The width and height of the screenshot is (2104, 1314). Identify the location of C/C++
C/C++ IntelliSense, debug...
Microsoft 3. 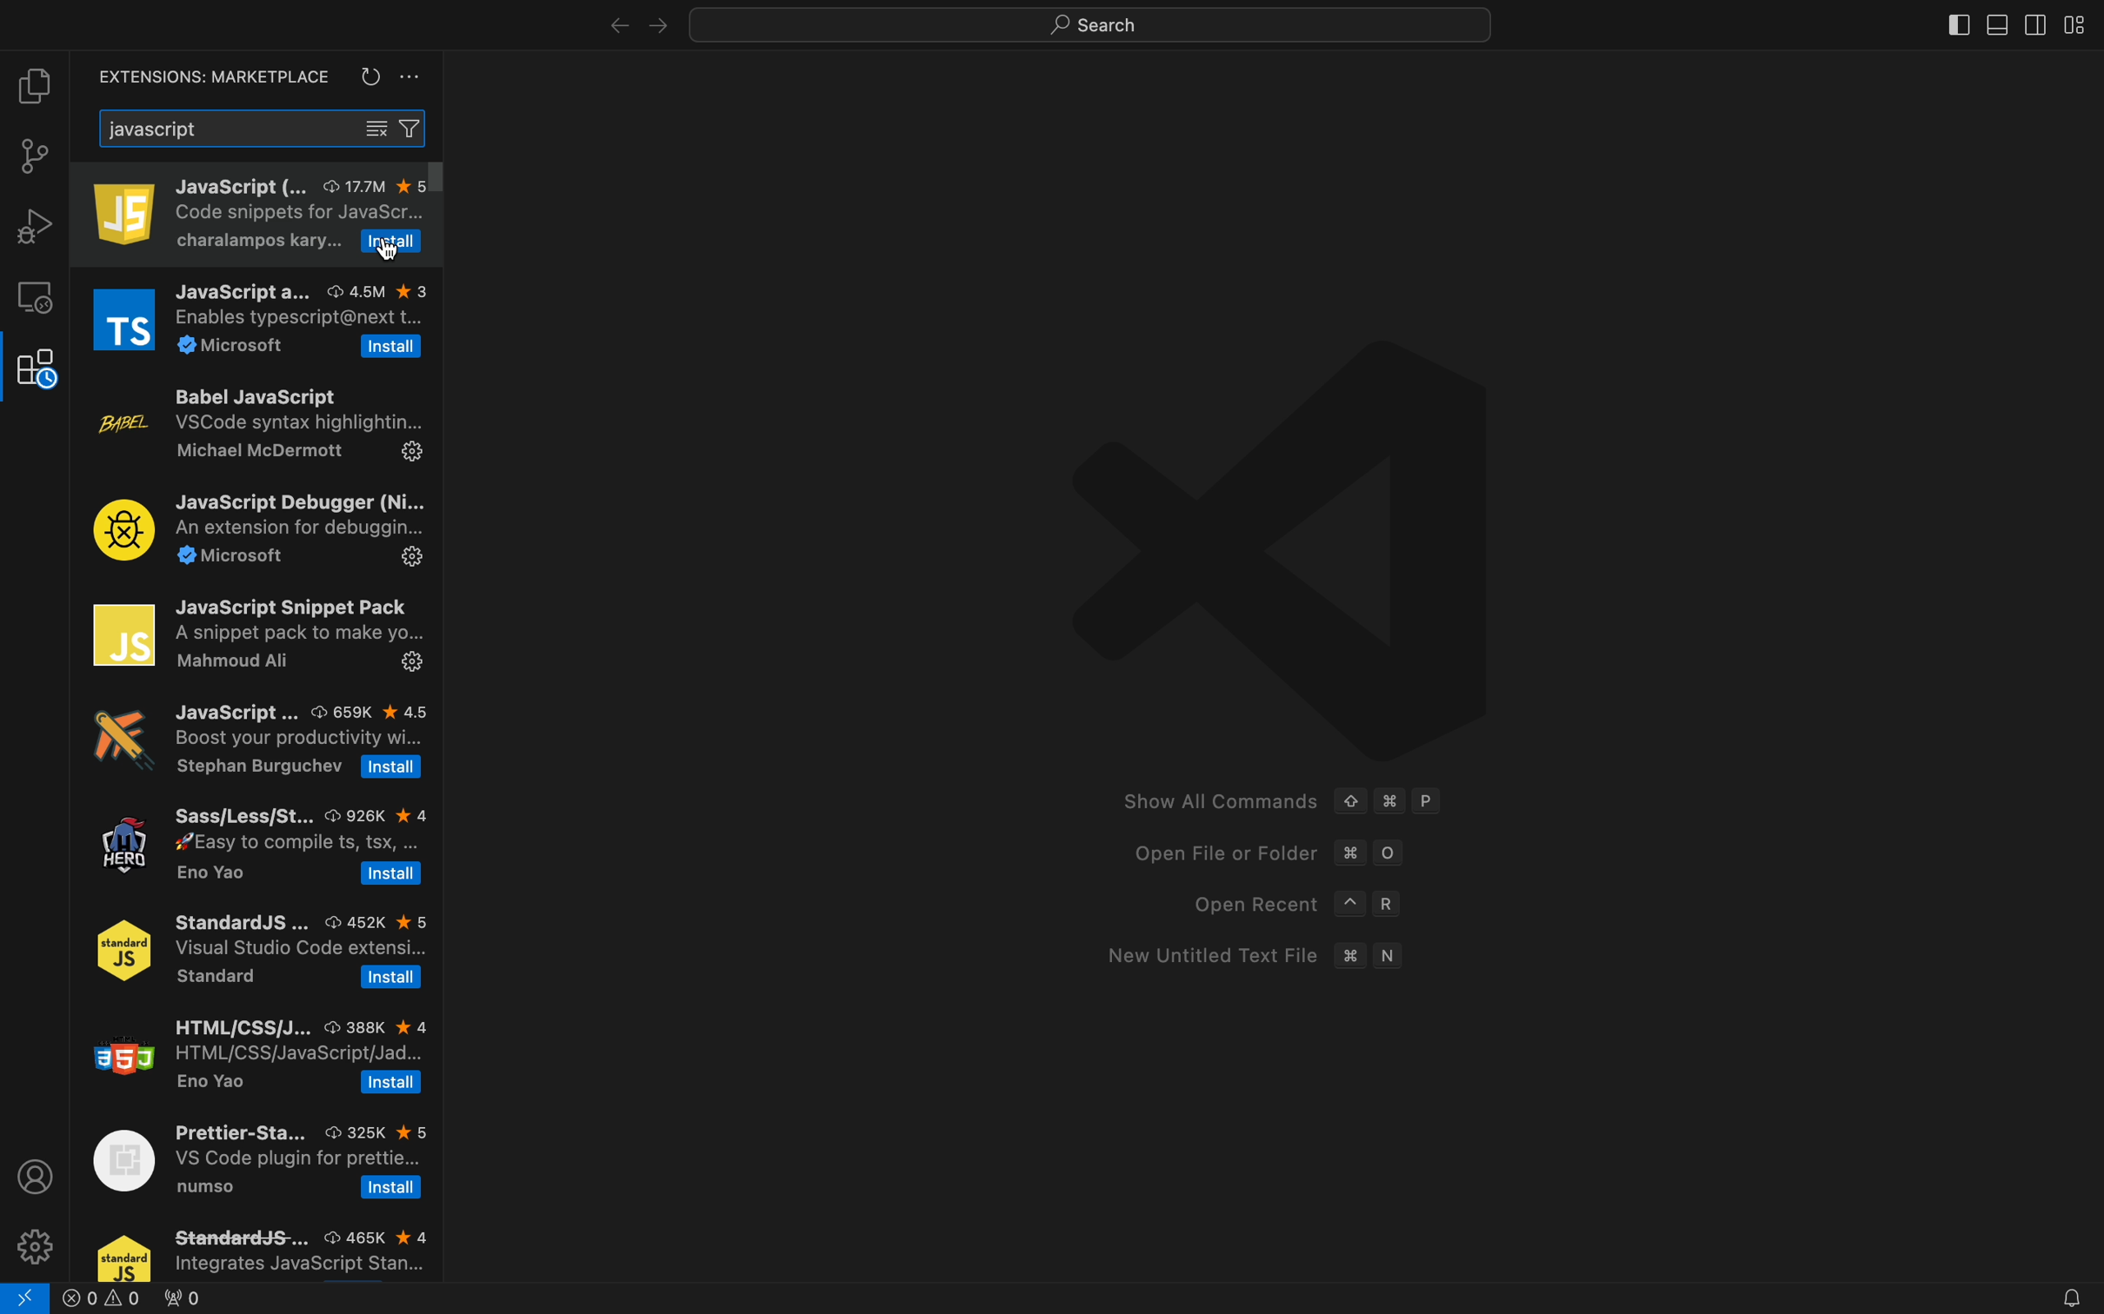
(253, 848).